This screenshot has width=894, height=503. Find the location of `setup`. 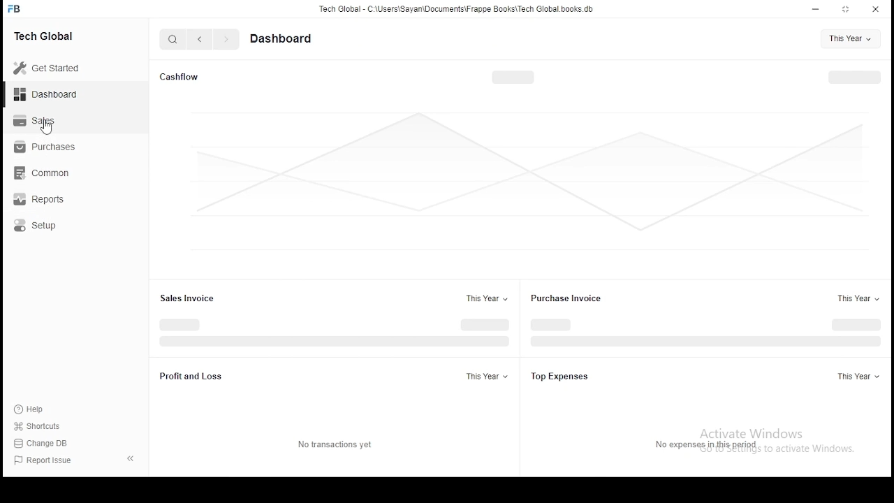

setup is located at coordinates (45, 225).